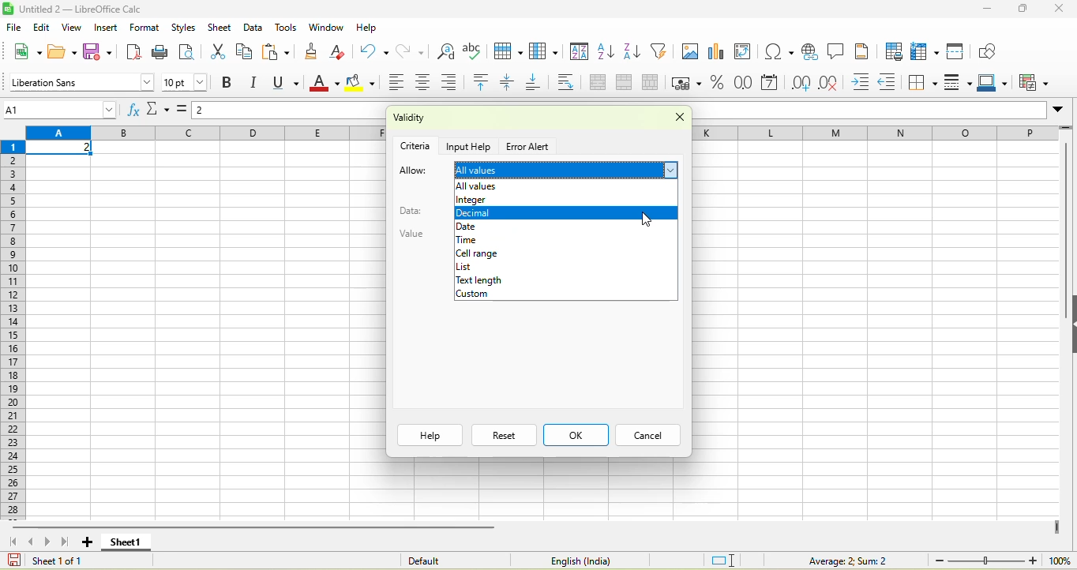  I want to click on scroll to previous sheet, so click(32, 542).